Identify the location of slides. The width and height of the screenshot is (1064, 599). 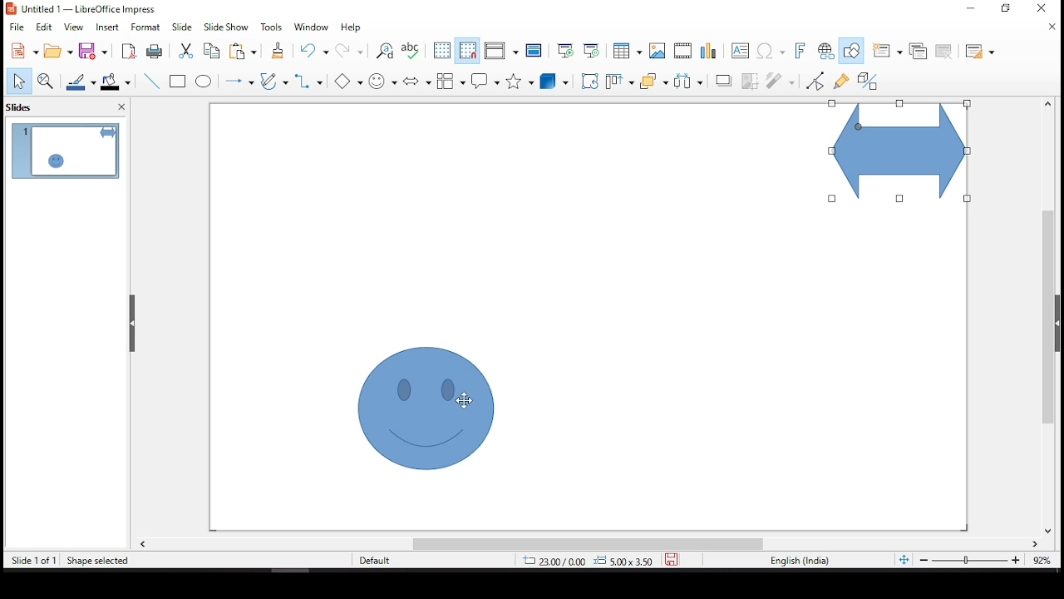
(24, 106).